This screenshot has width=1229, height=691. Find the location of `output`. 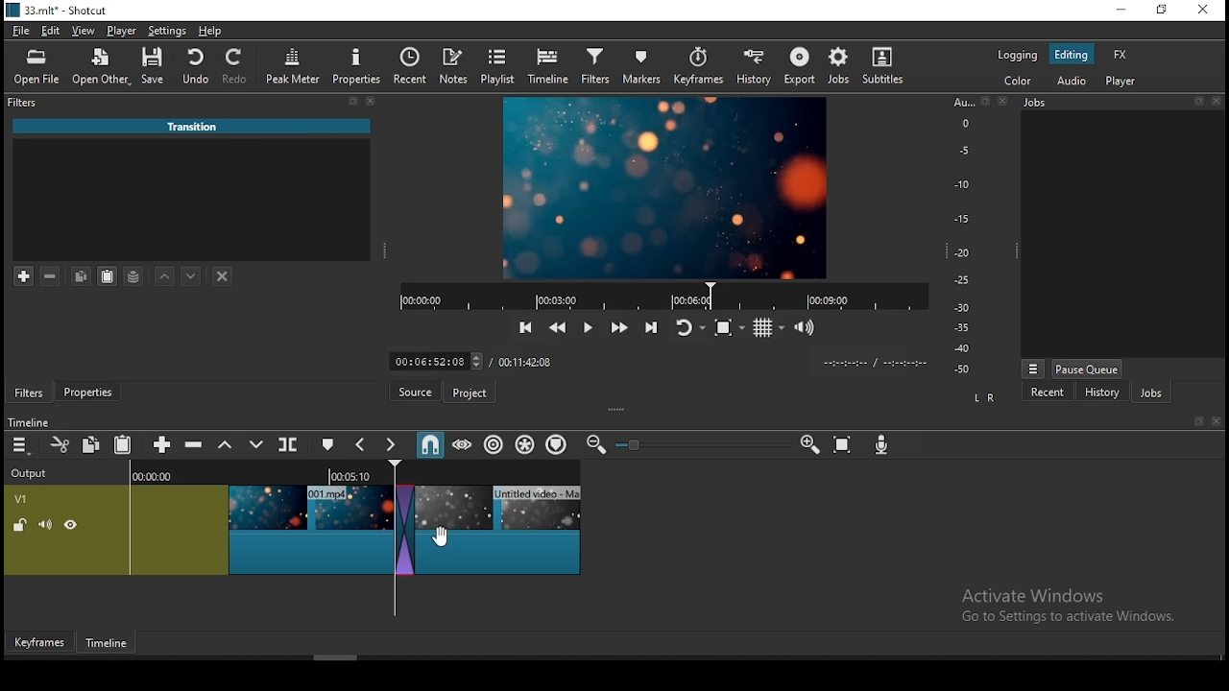

output is located at coordinates (32, 475).